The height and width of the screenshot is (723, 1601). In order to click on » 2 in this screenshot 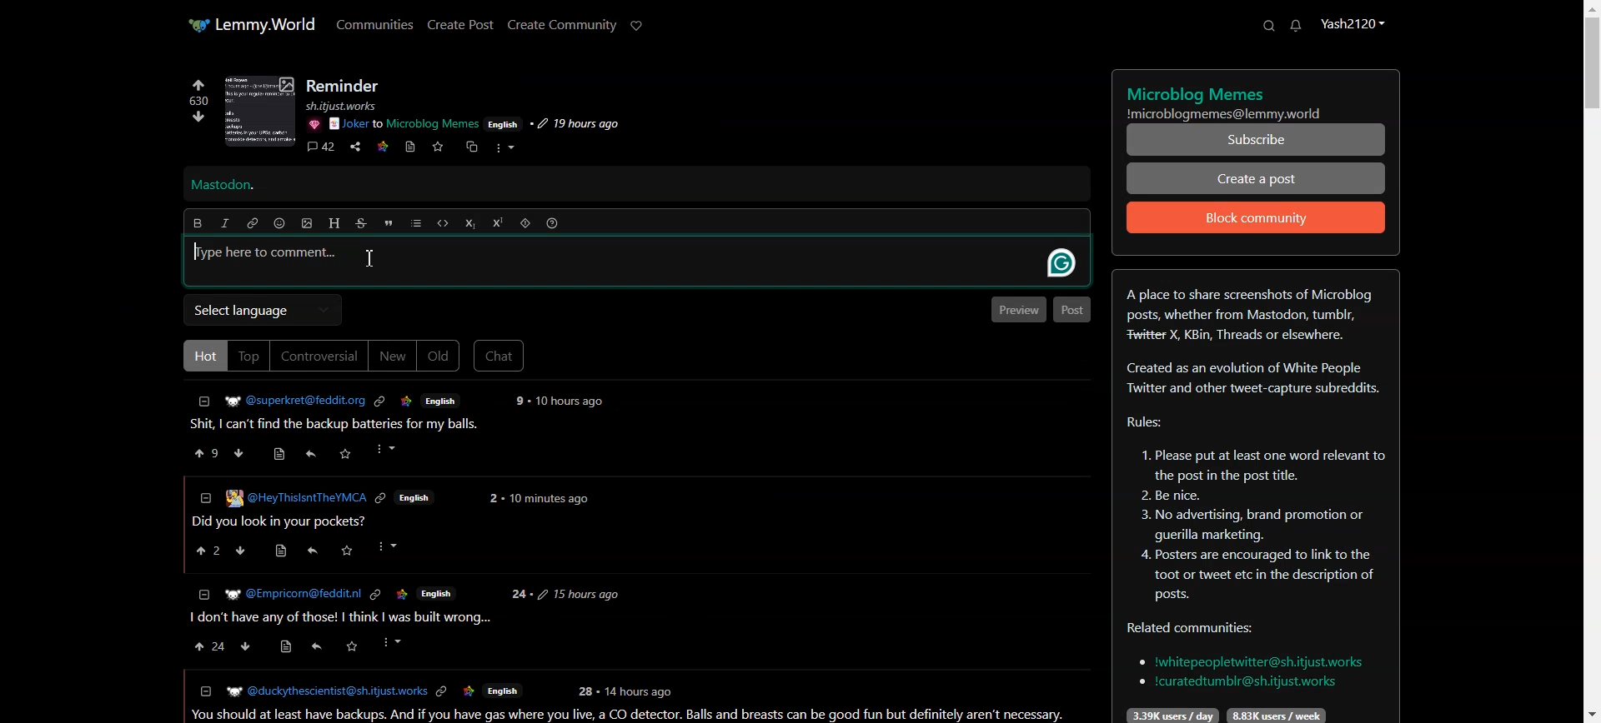, I will do `click(204, 552)`.